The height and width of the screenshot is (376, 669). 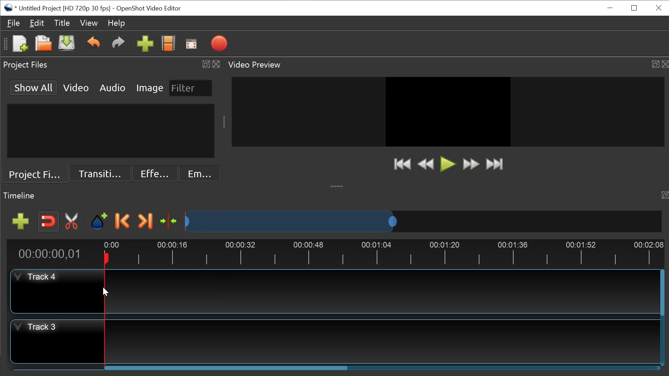 What do you see at coordinates (57, 8) in the screenshot?
I see `File Name` at bounding box center [57, 8].